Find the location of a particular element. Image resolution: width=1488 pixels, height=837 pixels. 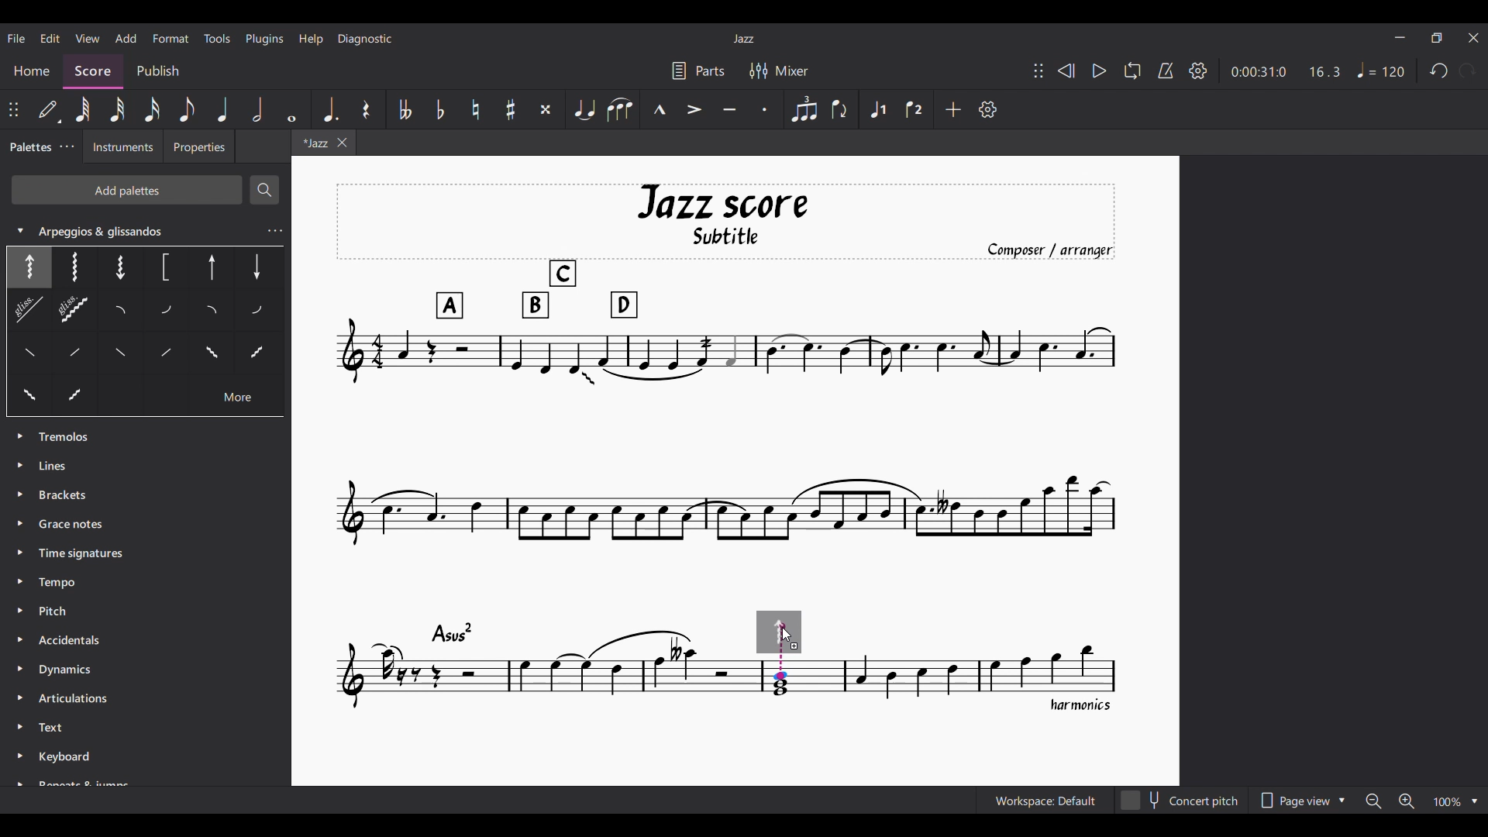

 is located at coordinates (164, 312).